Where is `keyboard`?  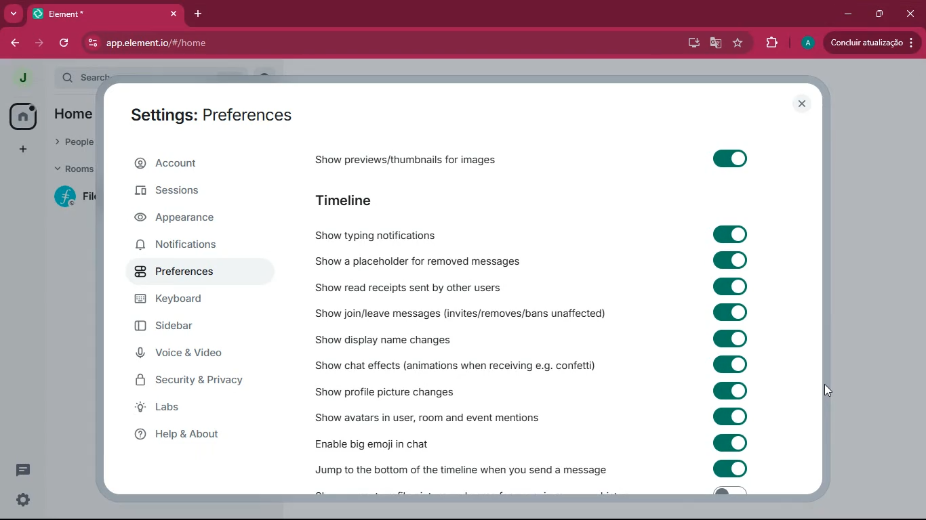
keyboard is located at coordinates (188, 301).